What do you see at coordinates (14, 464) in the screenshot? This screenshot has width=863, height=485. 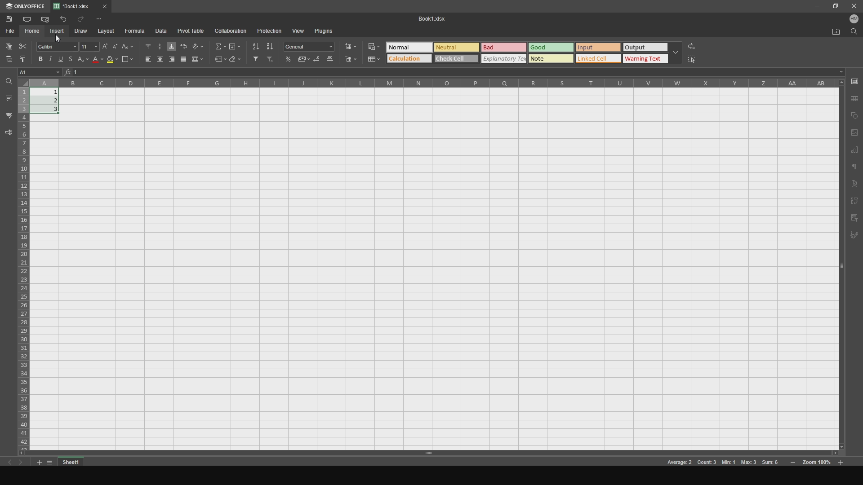 I see `previous sheet` at bounding box center [14, 464].